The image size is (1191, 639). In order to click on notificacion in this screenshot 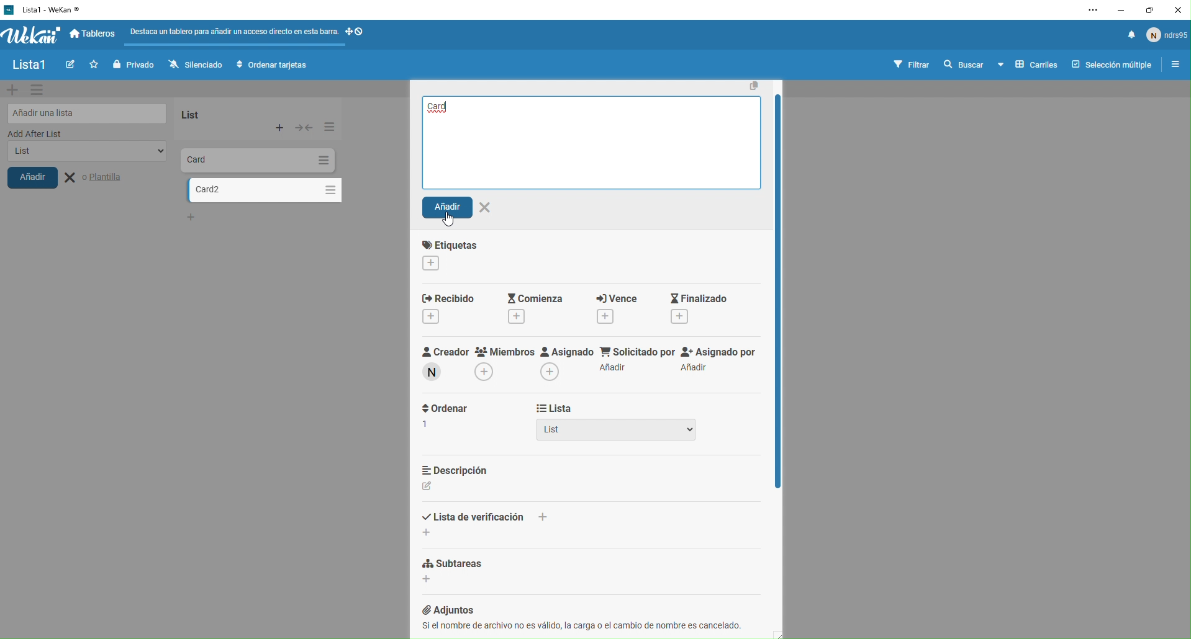, I will do `click(1127, 38)`.